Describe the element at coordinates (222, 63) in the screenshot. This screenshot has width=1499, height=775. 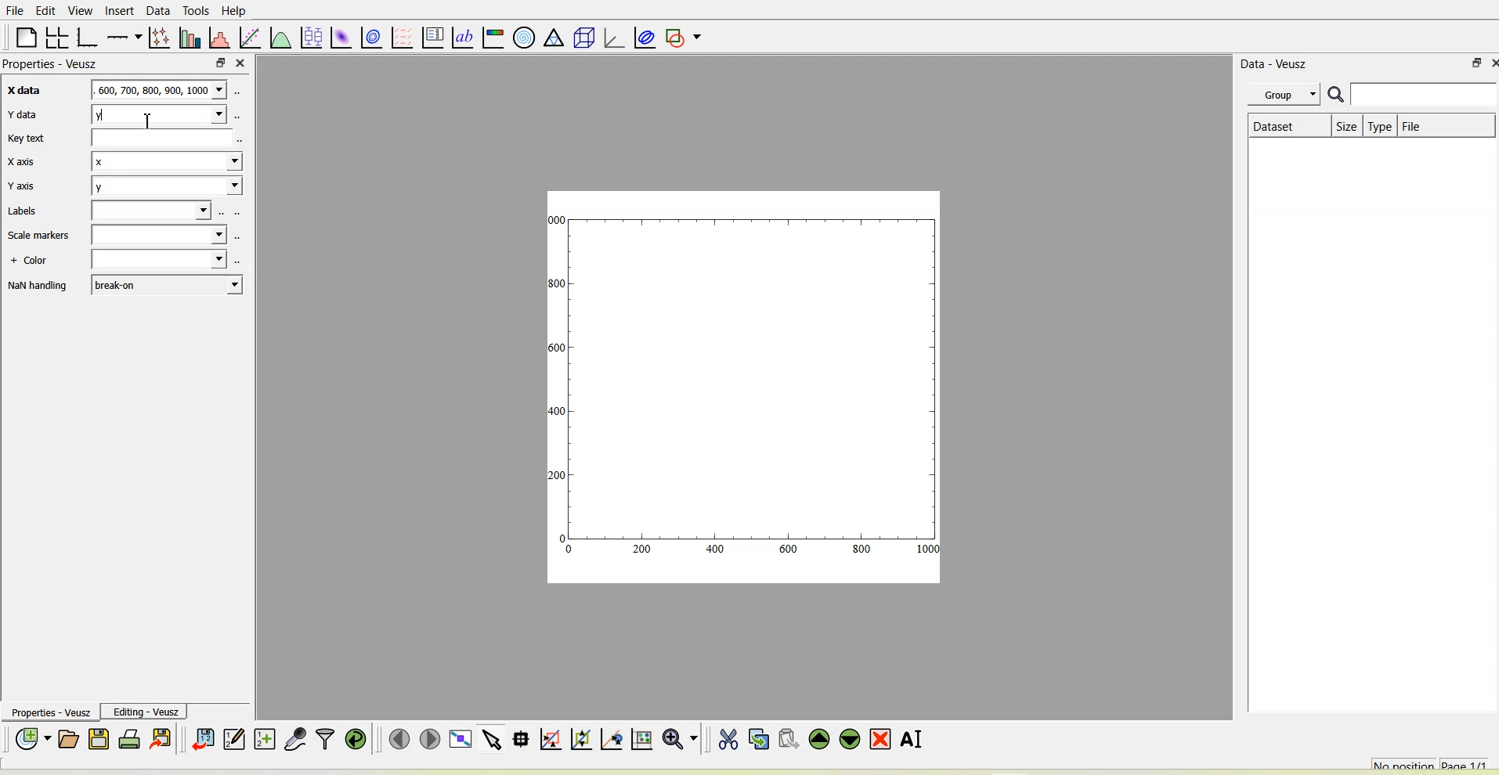
I see `float panel` at that location.